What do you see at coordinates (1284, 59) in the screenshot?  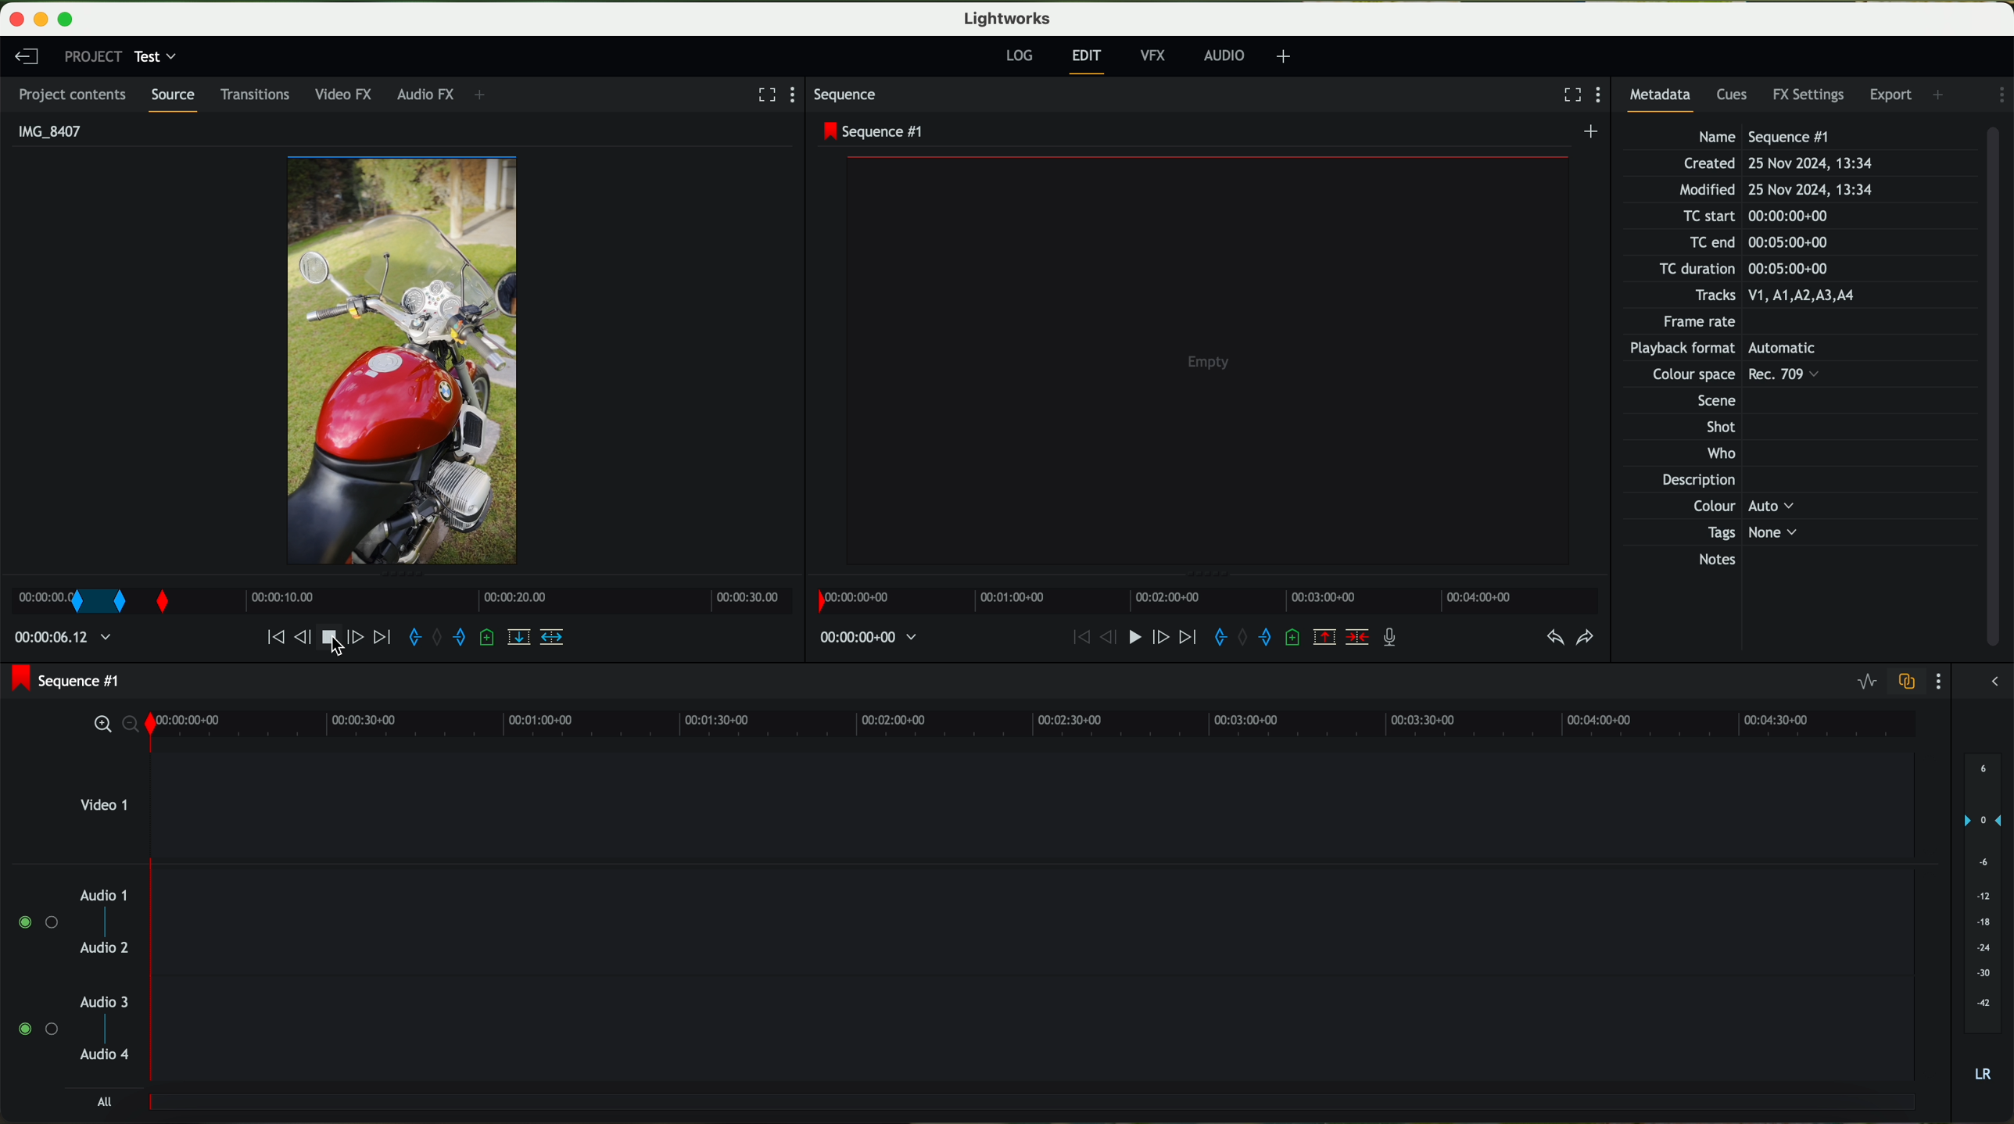 I see `+` at bounding box center [1284, 59].